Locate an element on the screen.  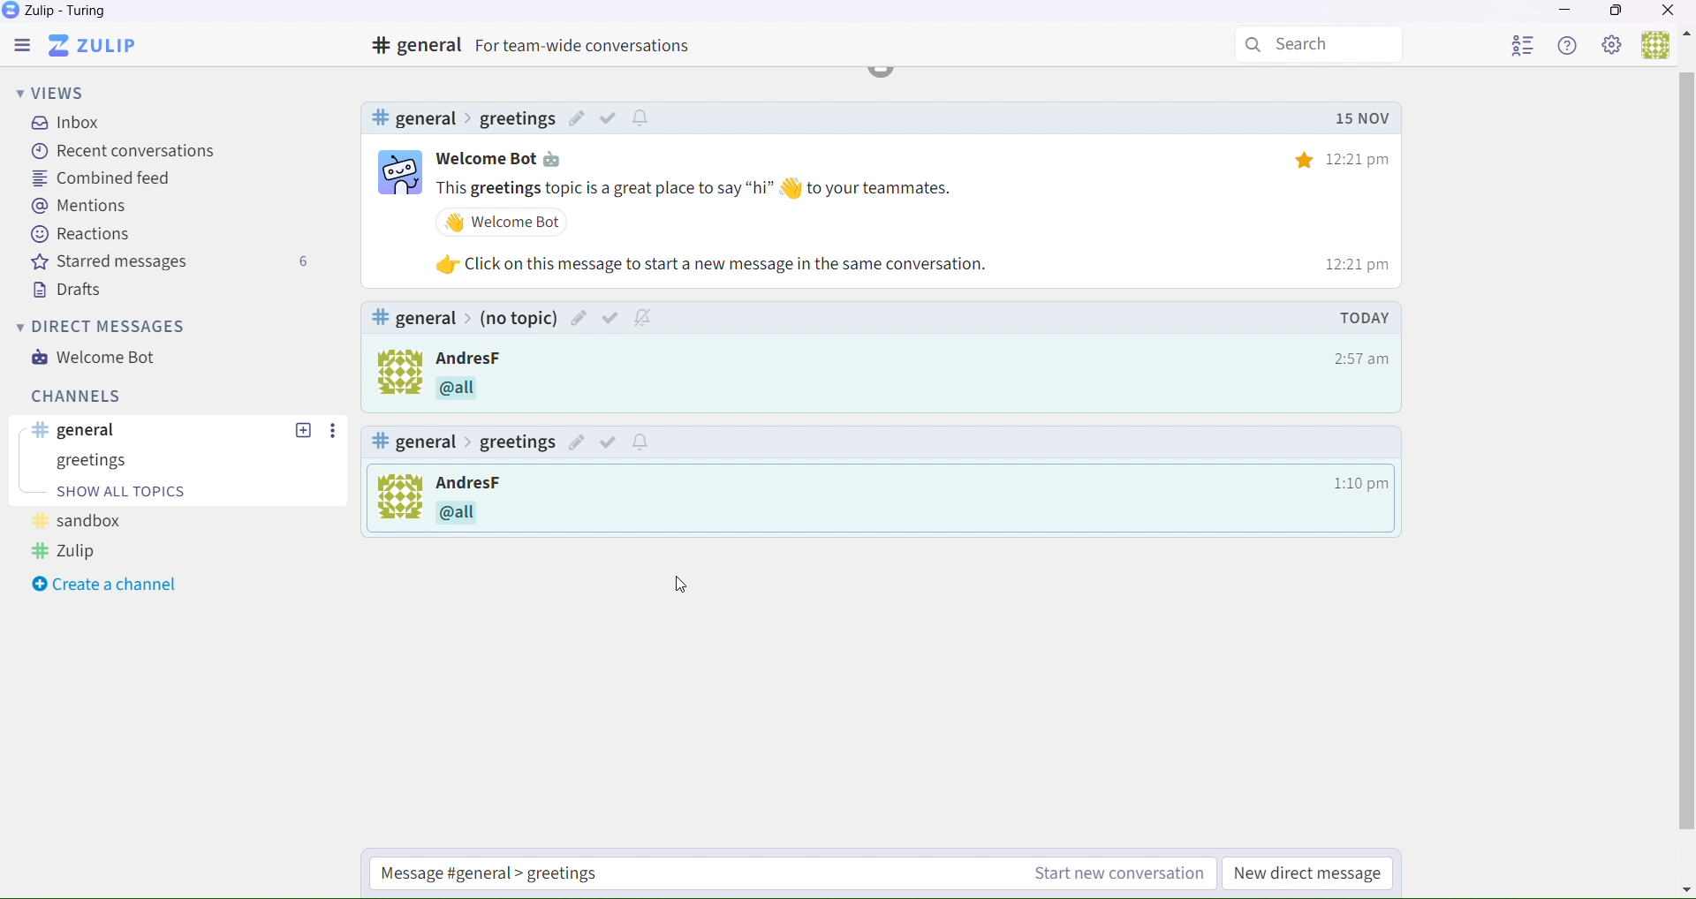
 is located at coordinates (467, 392).